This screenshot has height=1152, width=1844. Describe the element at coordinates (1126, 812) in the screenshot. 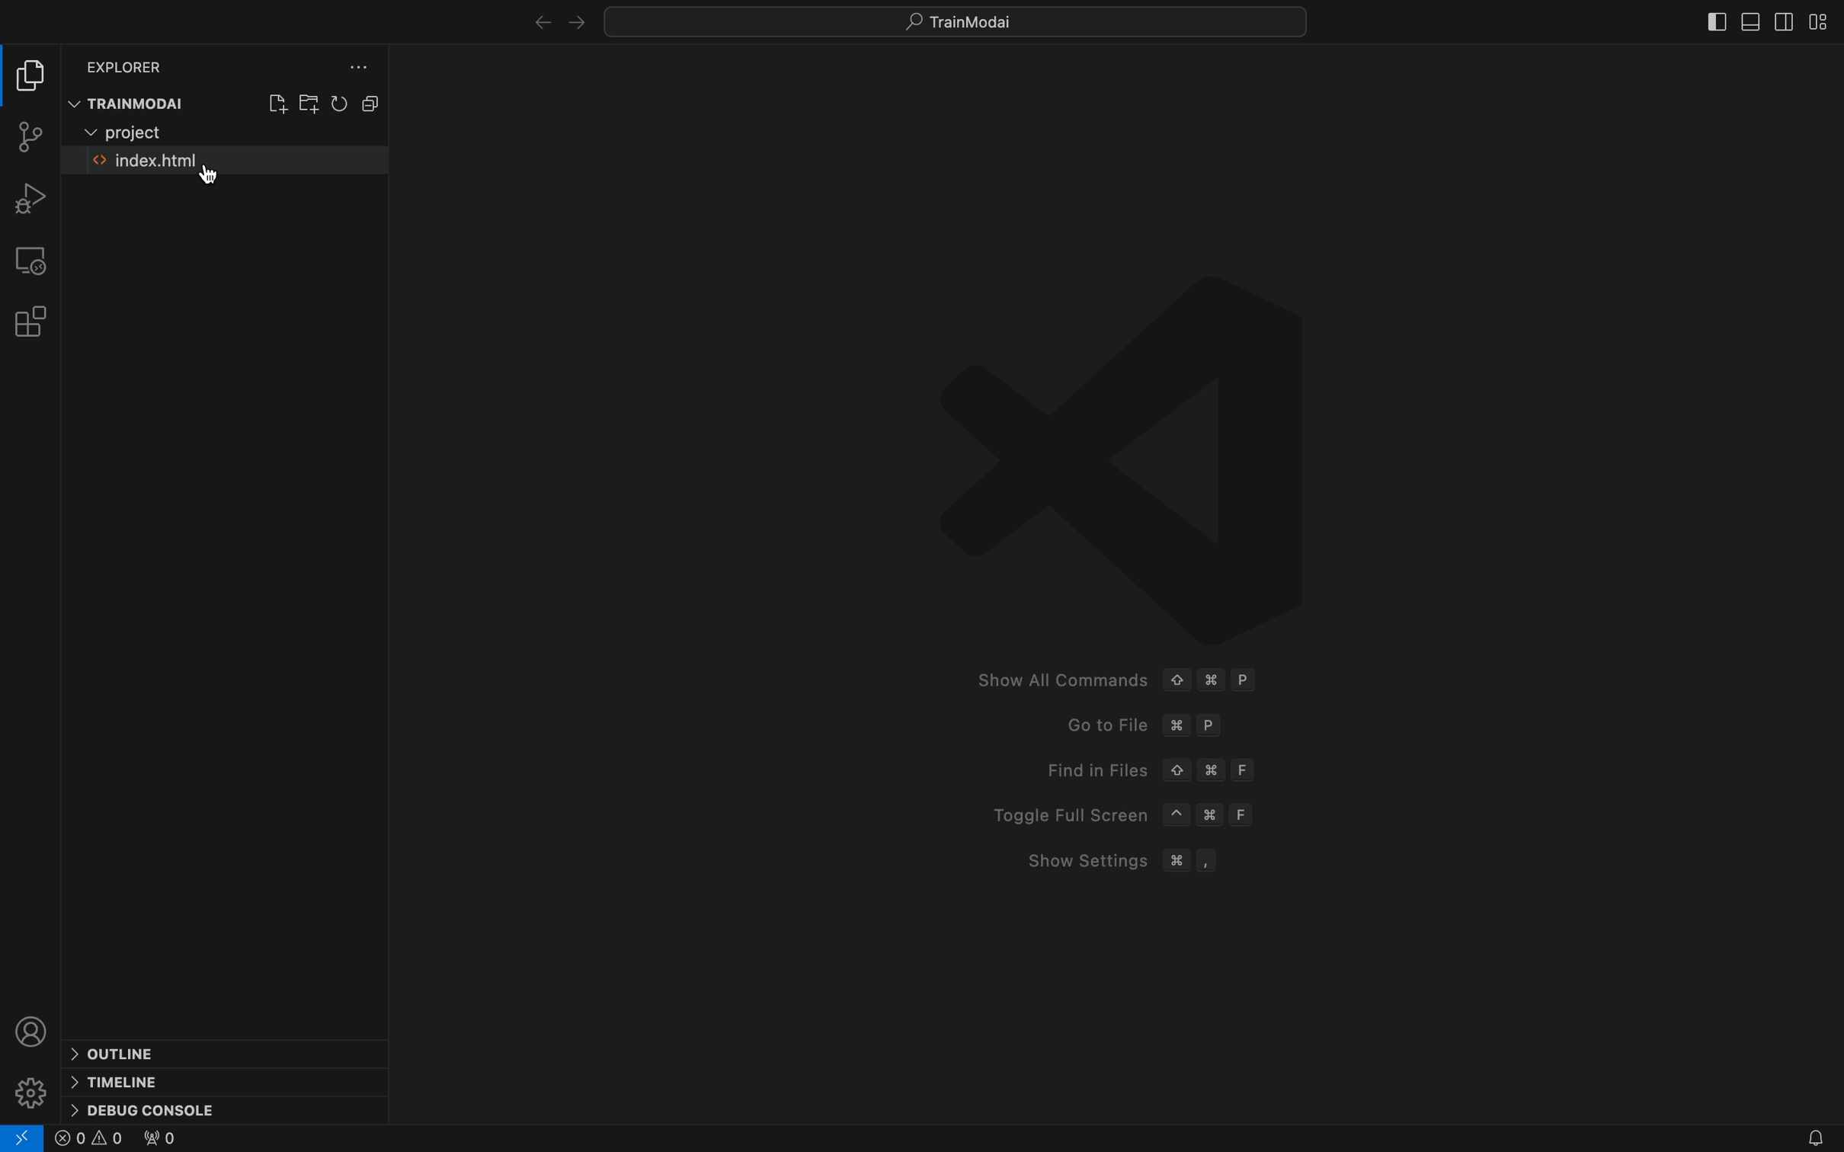

I see `Toggle` at that location.